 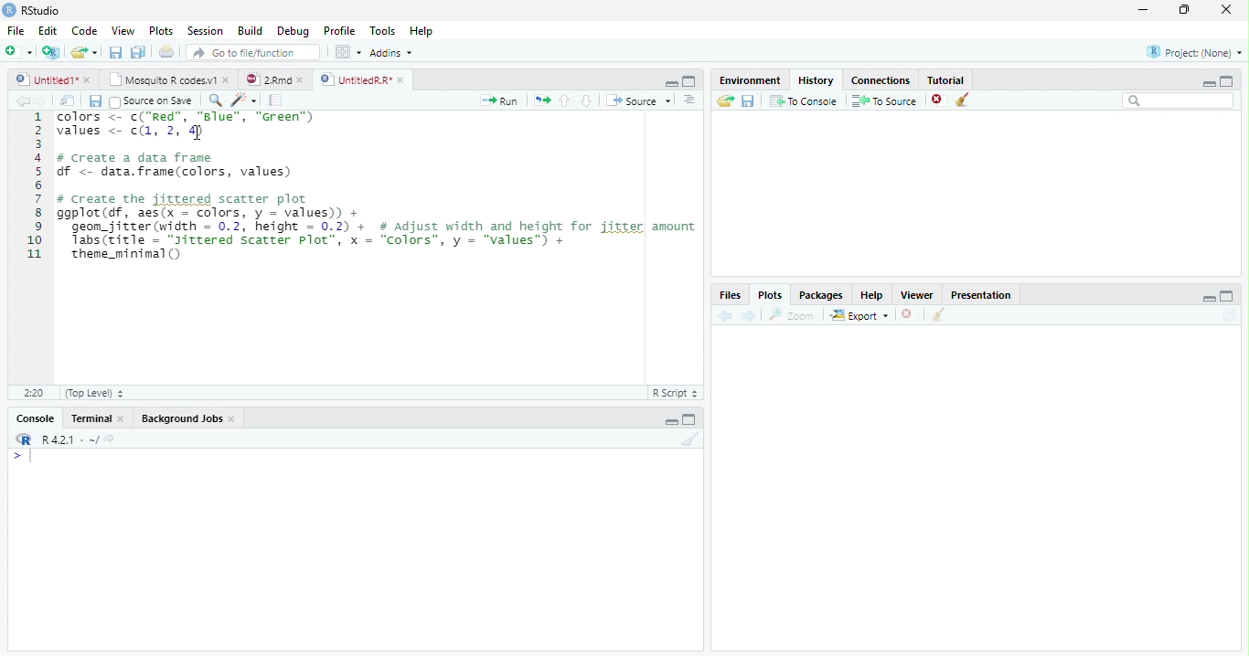 I want to click on Refresh current plot, so click(x=1230, y=315).